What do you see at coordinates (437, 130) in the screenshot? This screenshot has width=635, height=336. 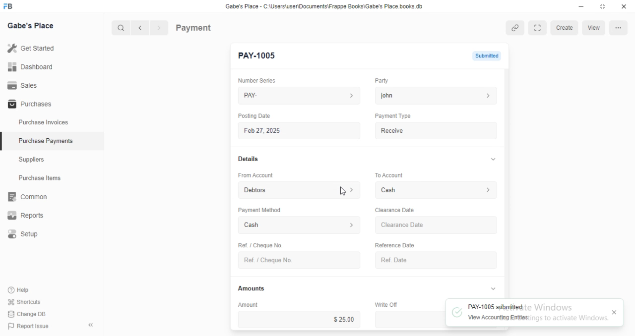 I see `Receive` at bounding box center [437, 130].